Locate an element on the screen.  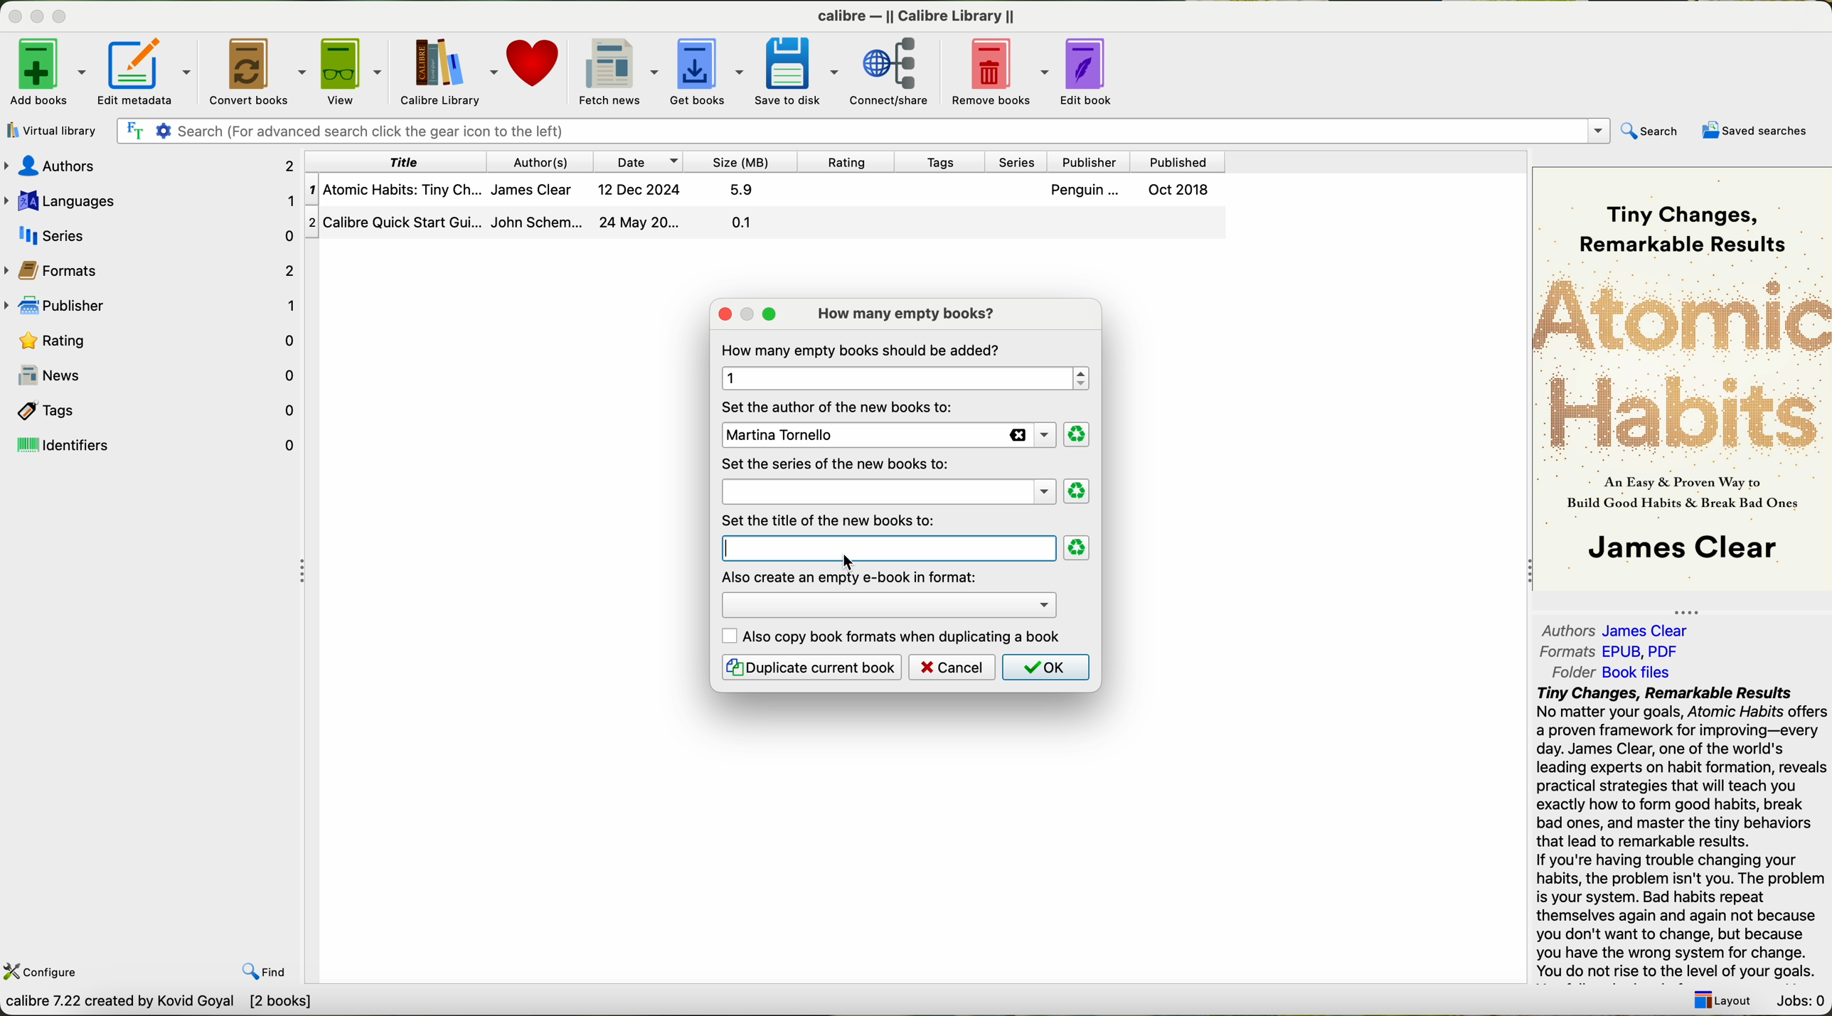
formats is located at coordinates (154, 272).